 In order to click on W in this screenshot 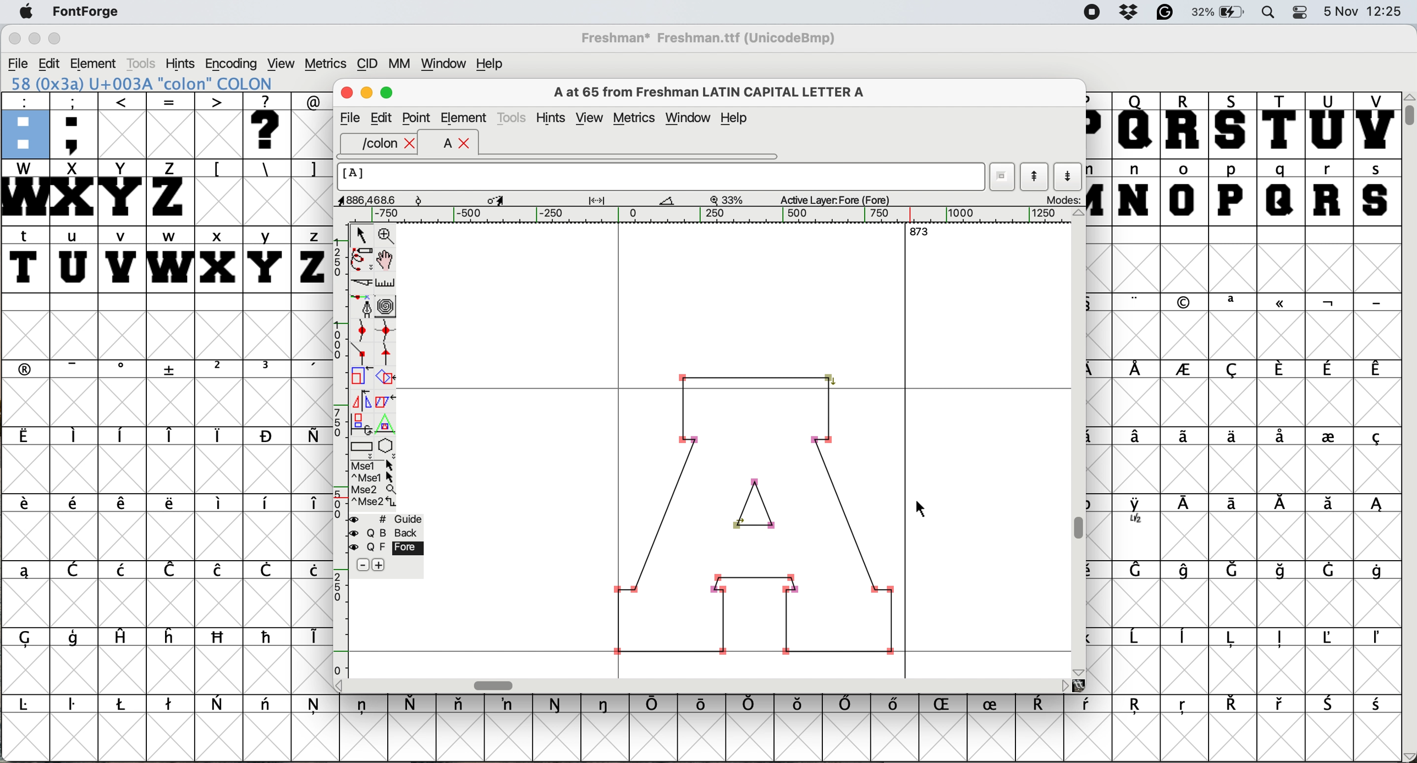, I will do `click(24, 192)`.